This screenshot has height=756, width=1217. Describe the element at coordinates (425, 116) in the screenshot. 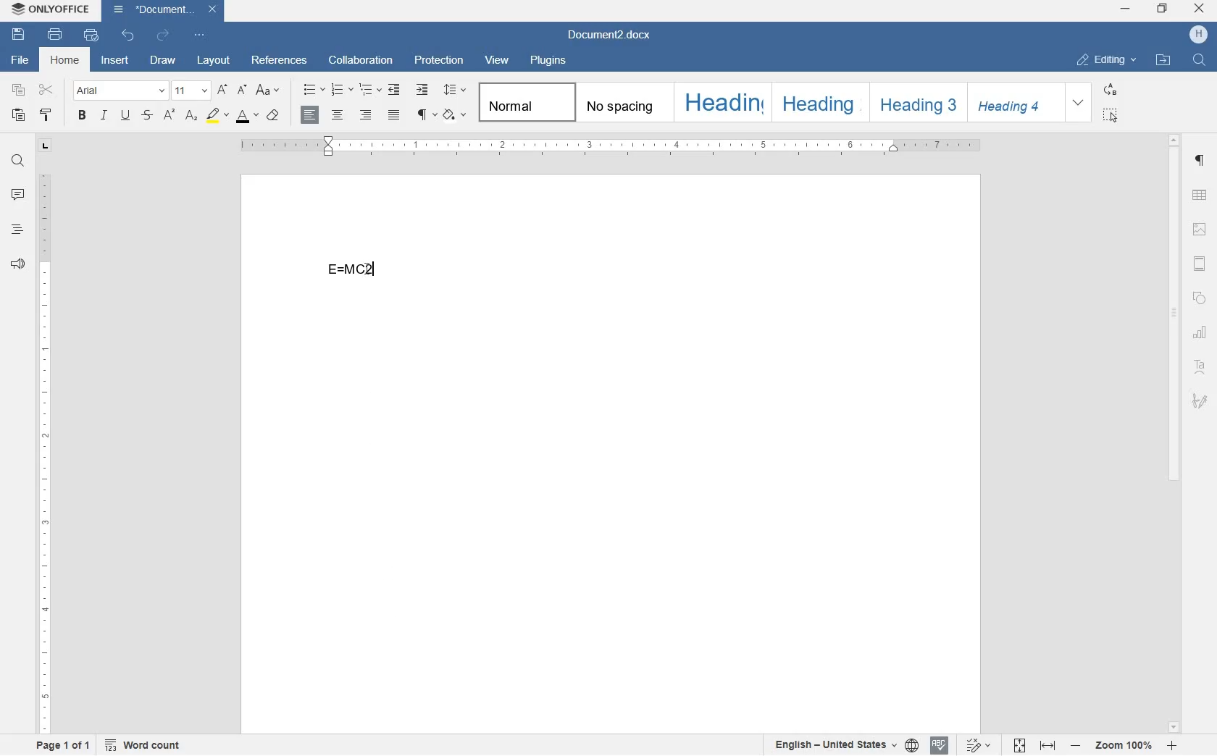

I see `non printing characters` at that location.